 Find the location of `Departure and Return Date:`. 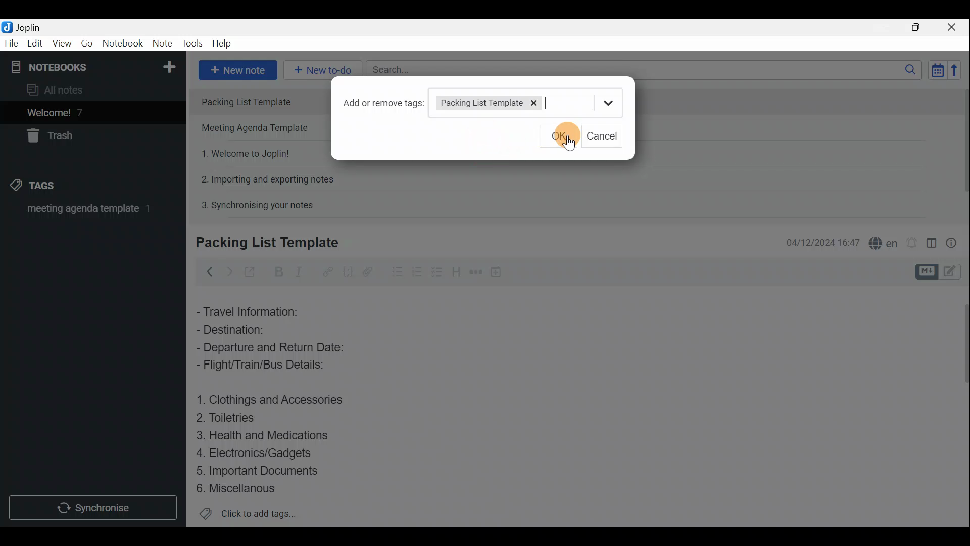

Departure and Return Date: is located at coordinates (271, 349).